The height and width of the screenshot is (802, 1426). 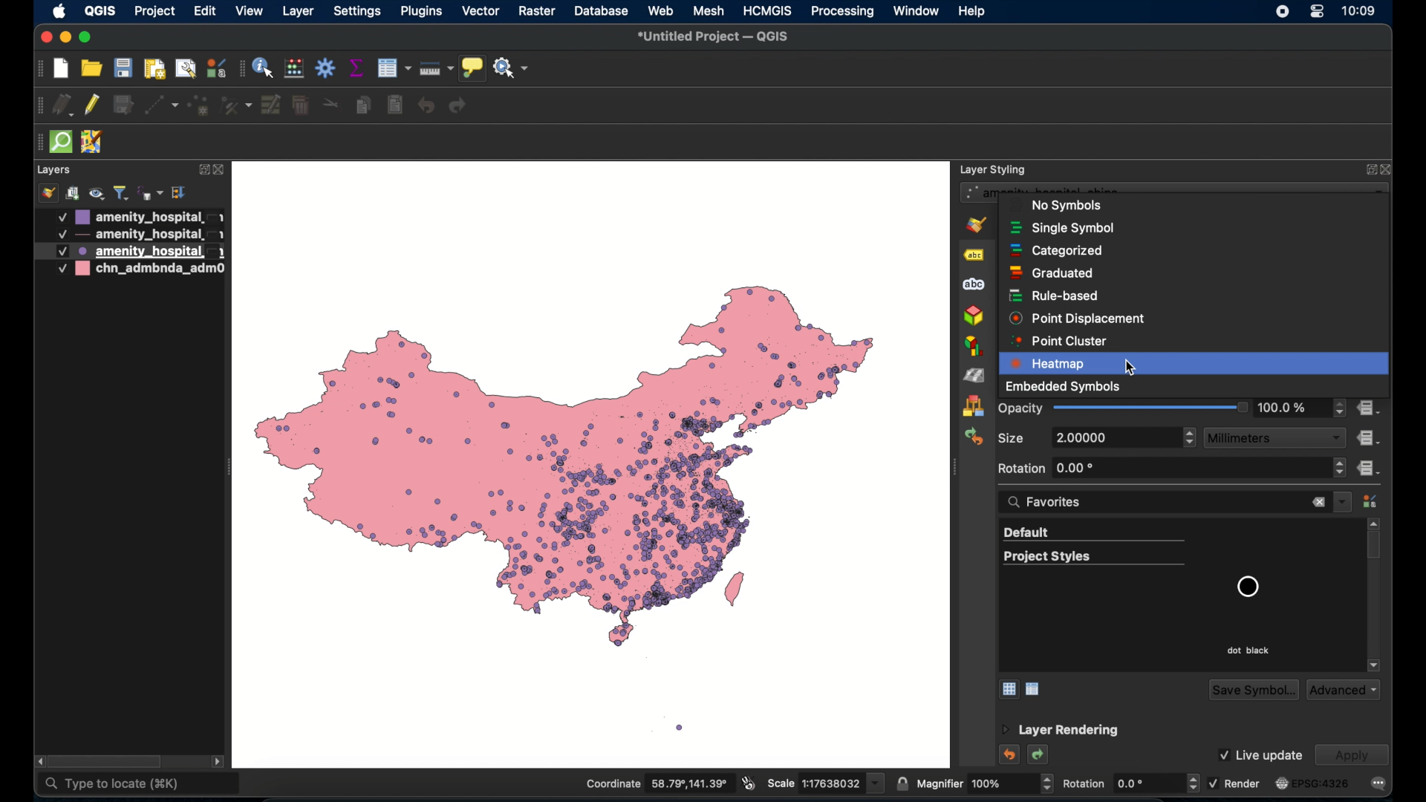 What do you see at coordinates (363, 105) in the screenshot?
I see `copy features` at bounding box center [363, 105].